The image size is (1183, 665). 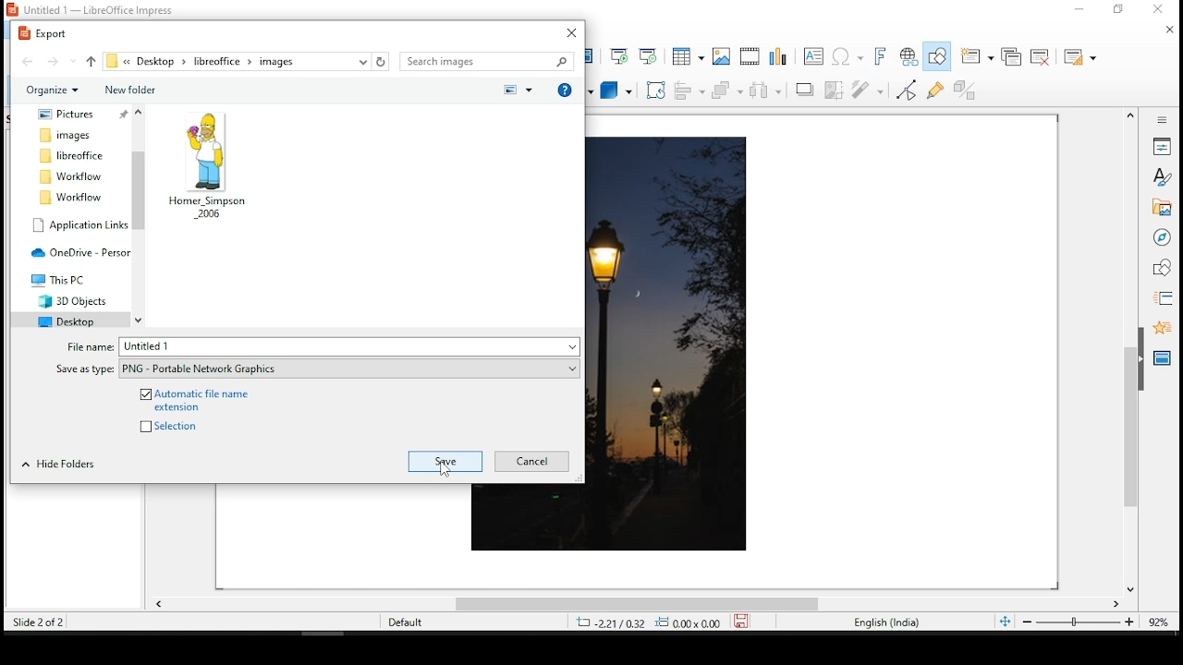 I want to click on refresh, so click(x=382, y=61).